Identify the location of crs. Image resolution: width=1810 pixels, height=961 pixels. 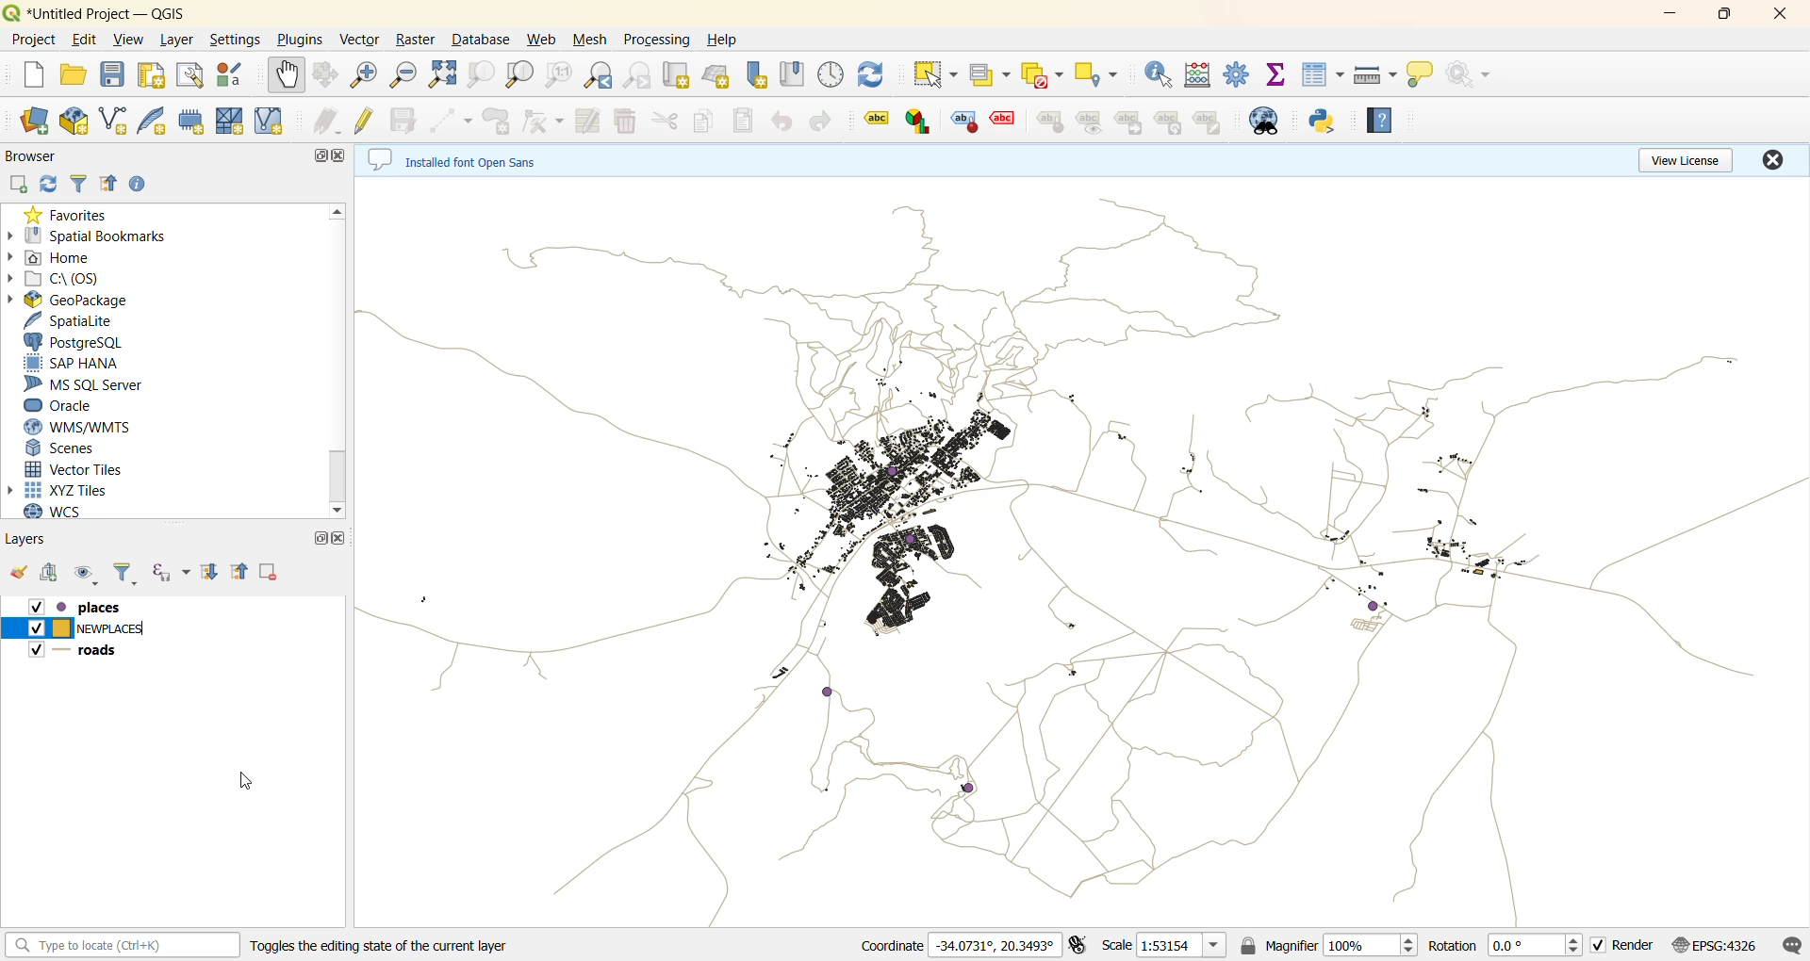
(1723, 944).